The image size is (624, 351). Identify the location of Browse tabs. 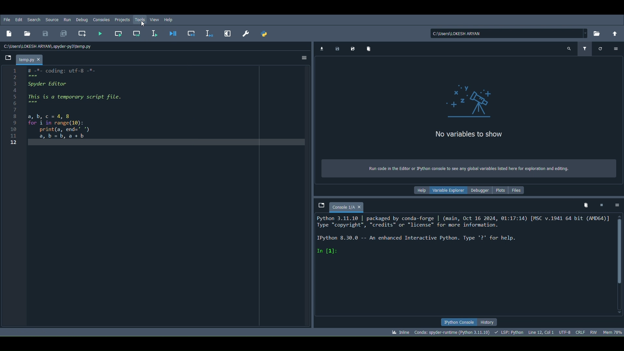
(321, 205).